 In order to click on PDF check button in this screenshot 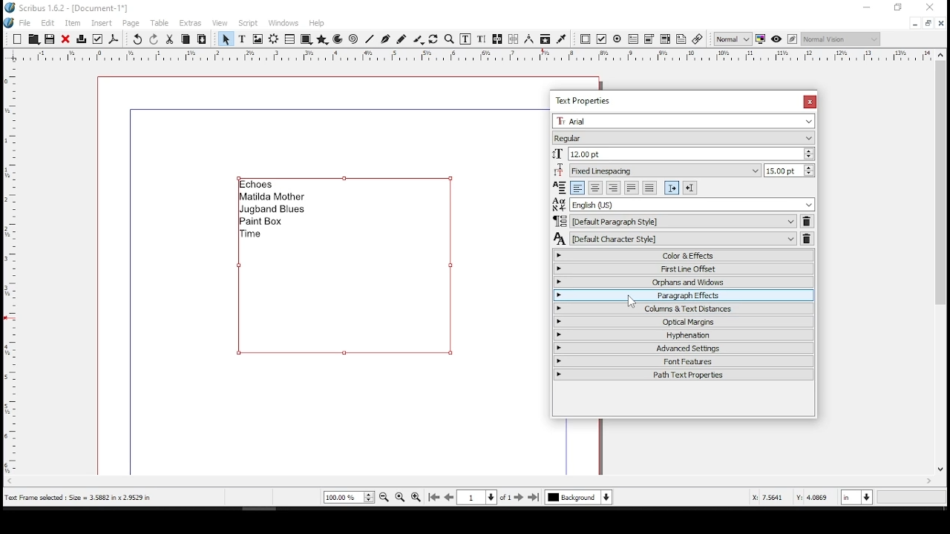, I will do `click(602, 39)`.